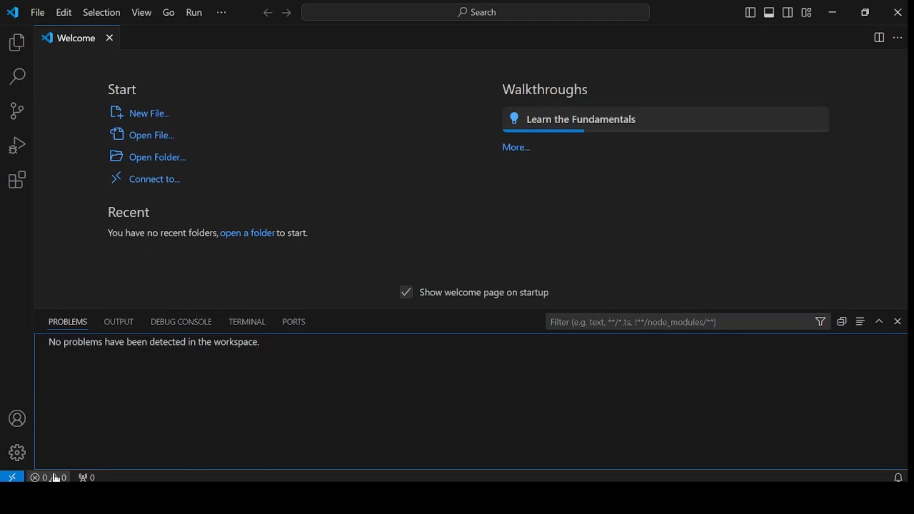  Describe the element at coordinates (487, 293) in the screenshot. I see `Show welcome page on startup` at that location.